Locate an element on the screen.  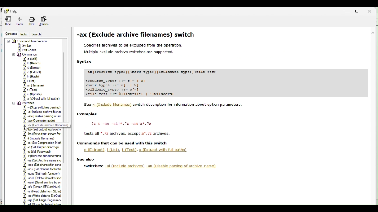
t (Test), is located at coordinates (130, 150).